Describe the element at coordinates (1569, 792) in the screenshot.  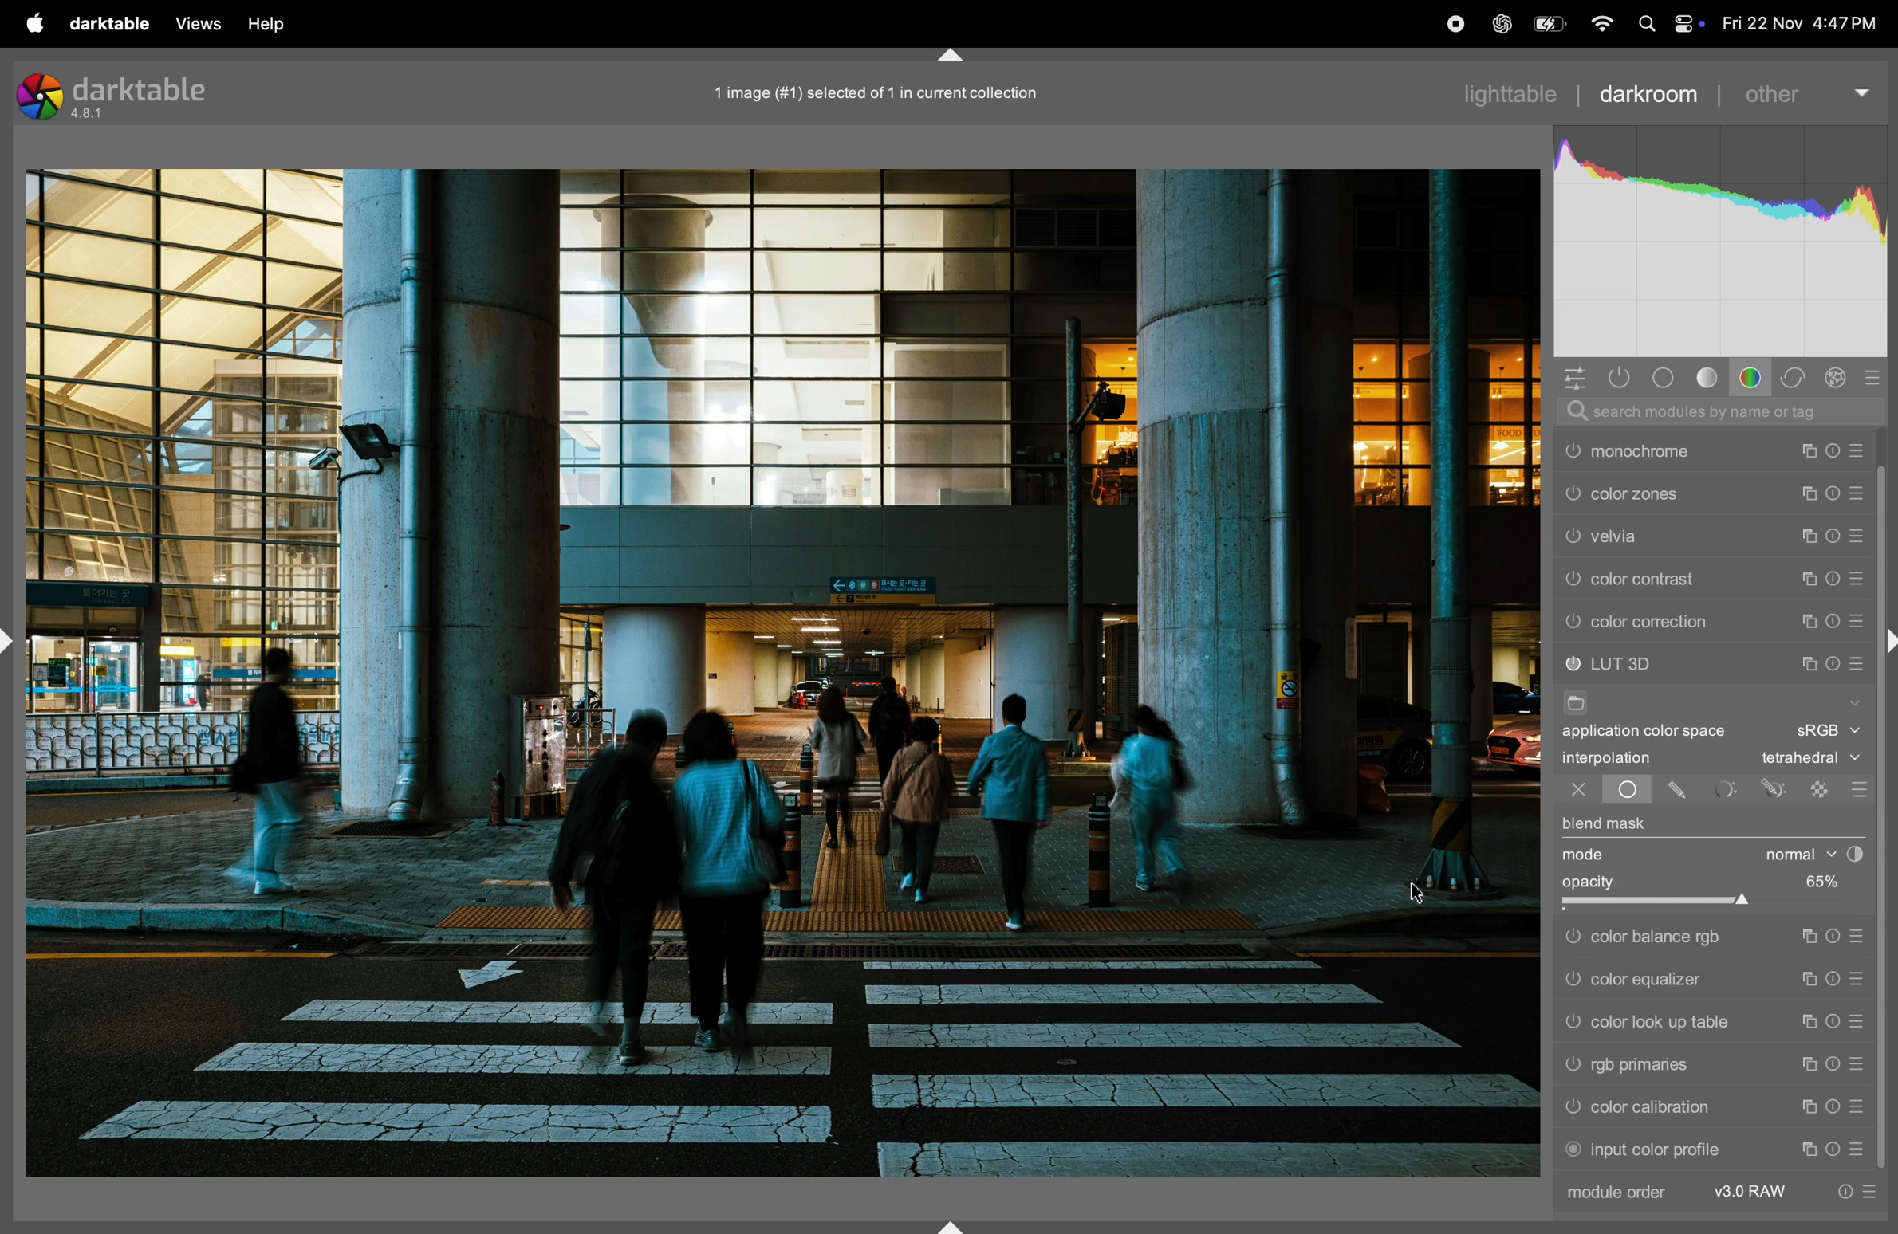
I see `close` at that location.